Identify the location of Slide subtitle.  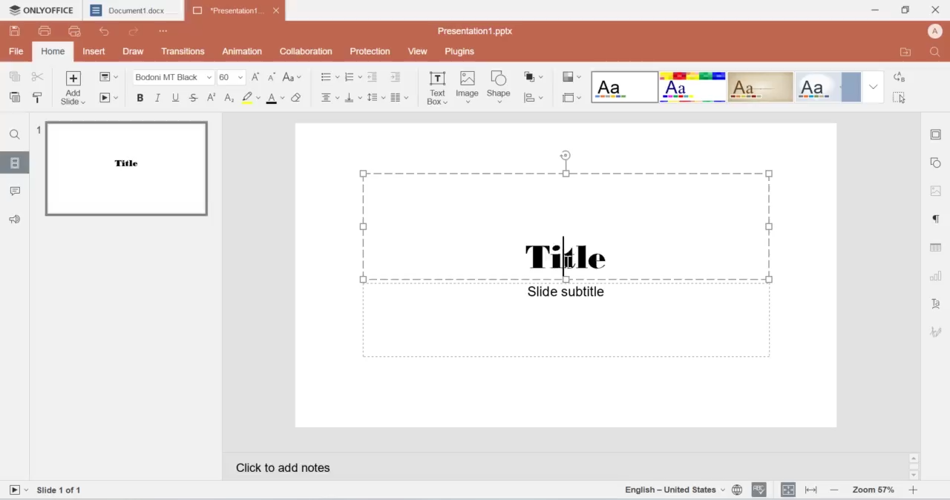
(563, 292).